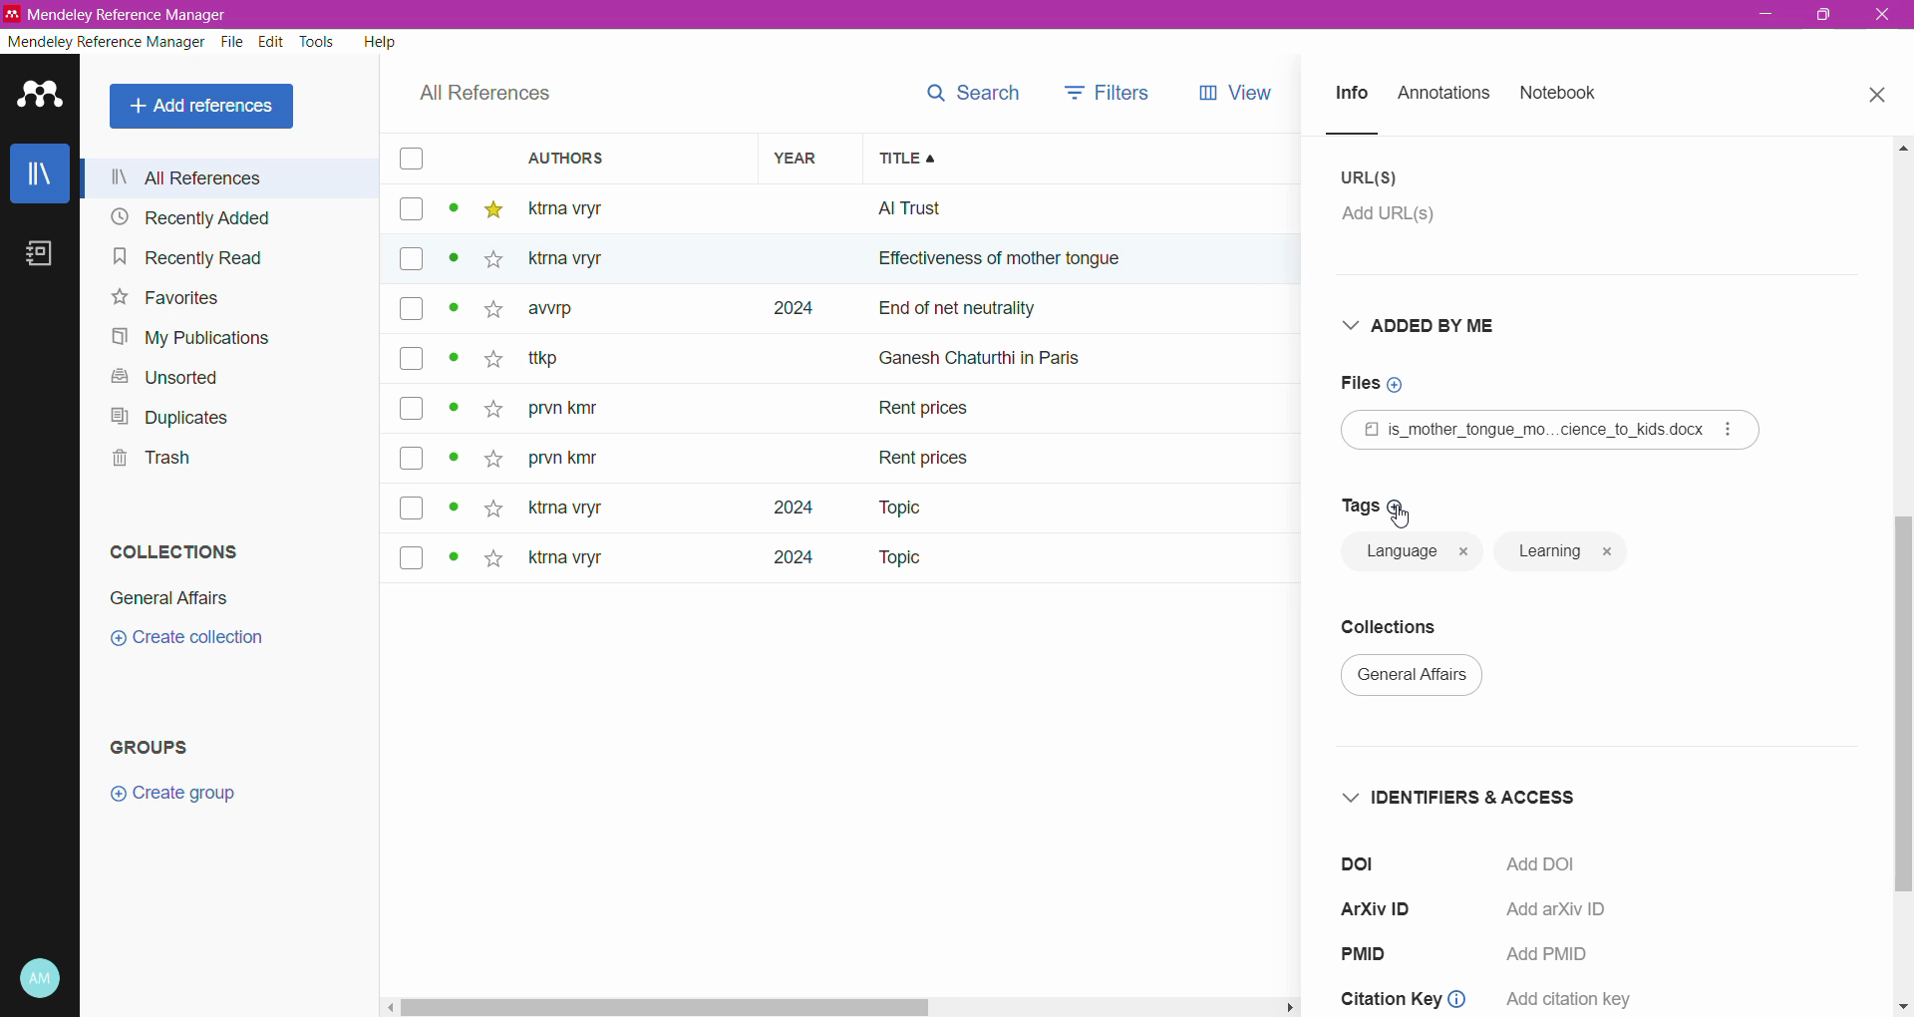 Image resolution: width=1914 pixels, height=1017 pixels. What do you see at coordinates (789, 309) in the screenshot?
I see `2024` at bounding box center [789, 309].